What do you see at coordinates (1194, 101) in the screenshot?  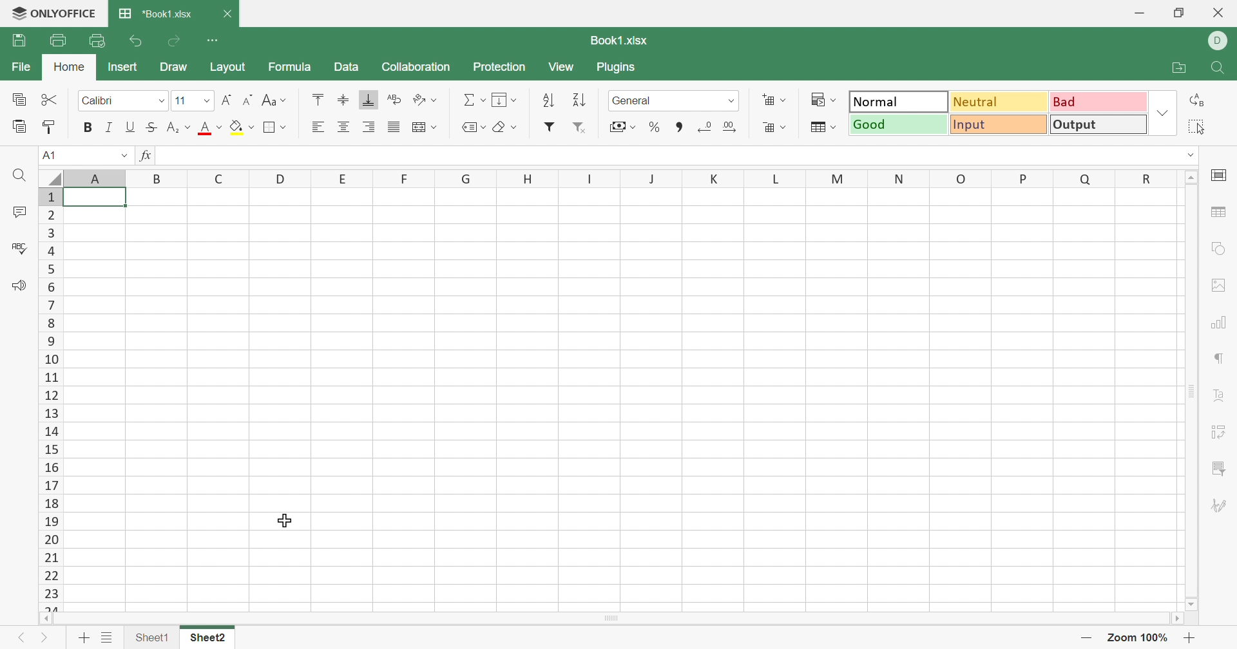 I see `Replace` at bounding box center [1194, 101].